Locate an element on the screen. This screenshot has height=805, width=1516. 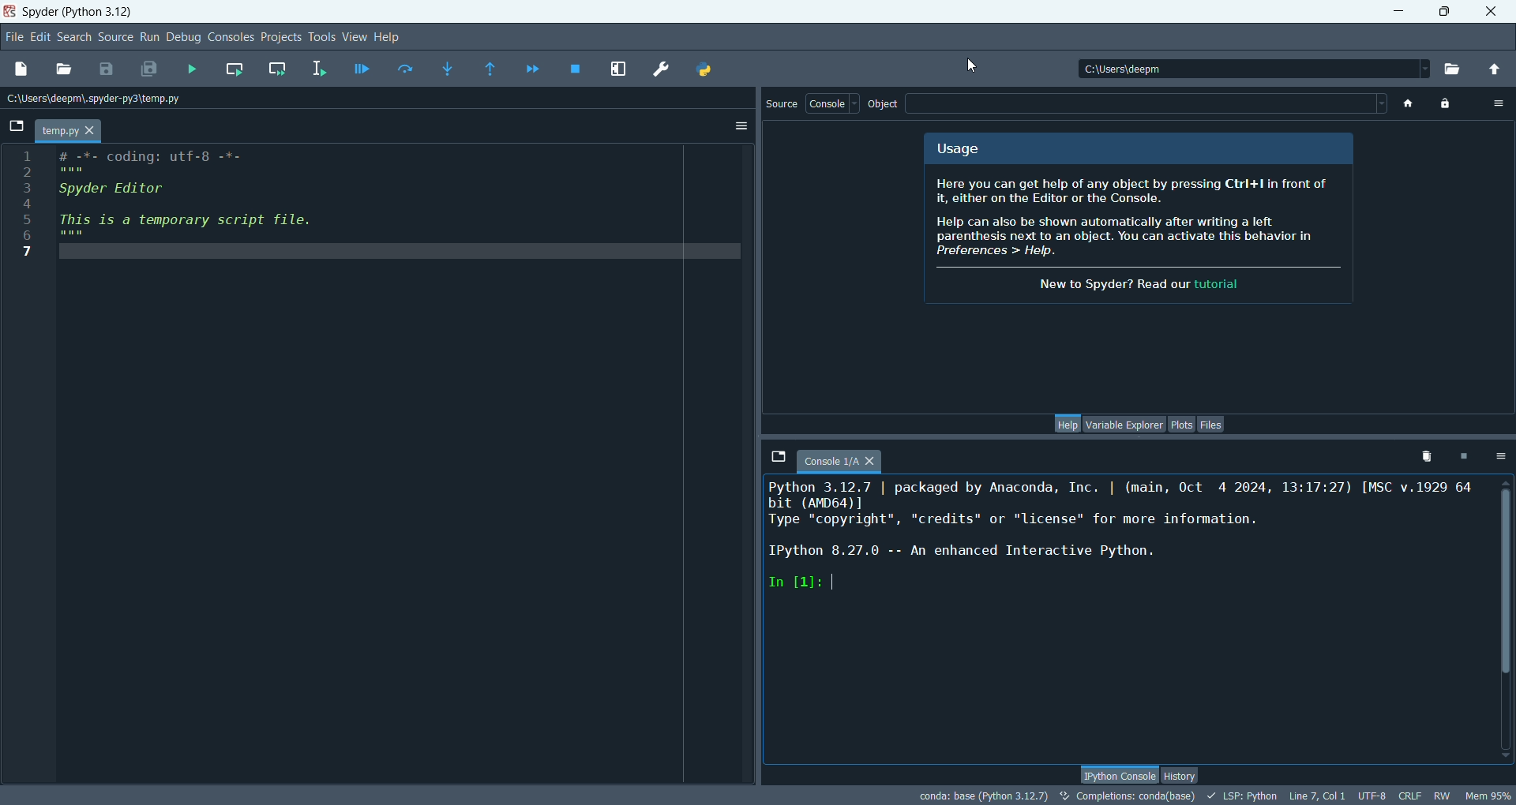
save file is located at coordinates (106, 68).